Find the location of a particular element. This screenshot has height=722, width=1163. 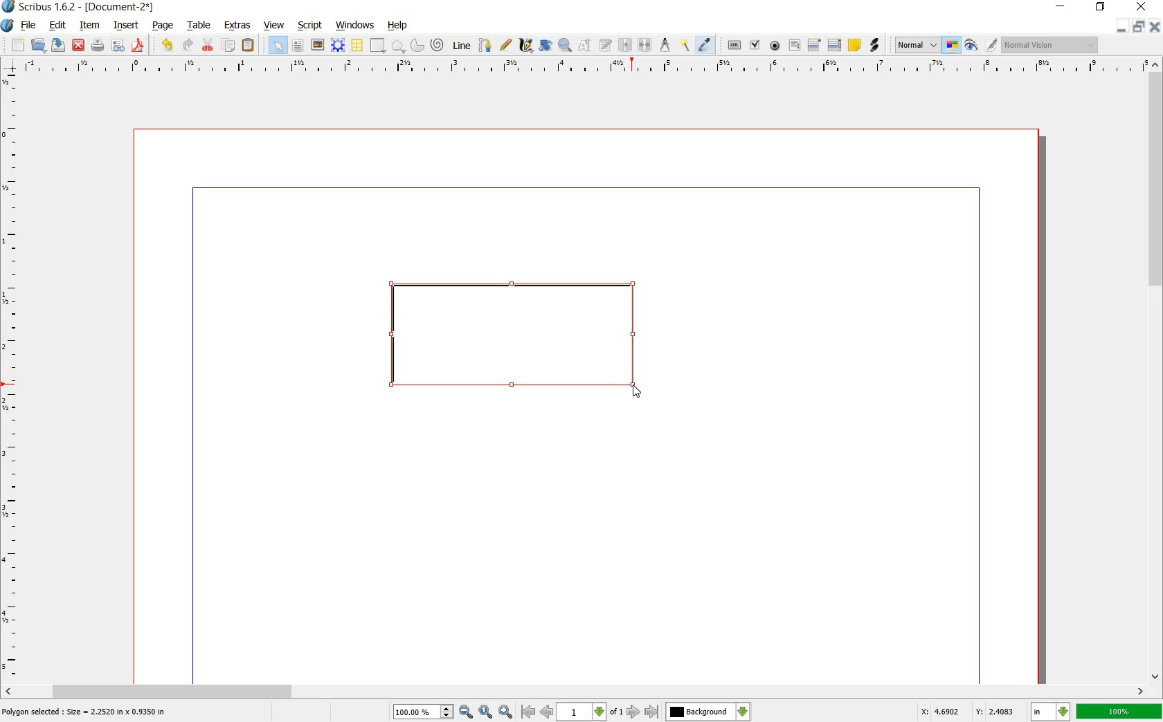

select current unit is located at coordinates (1049, 712).